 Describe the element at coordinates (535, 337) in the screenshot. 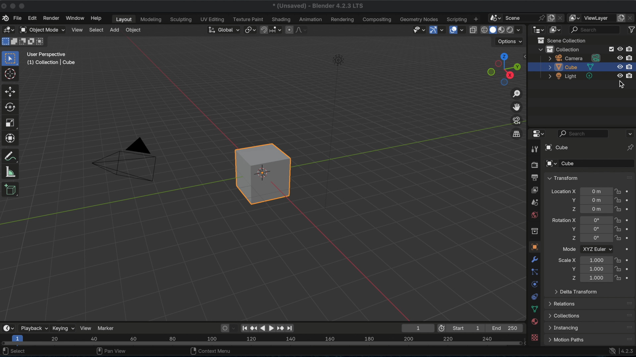

I see `texture` at that location.